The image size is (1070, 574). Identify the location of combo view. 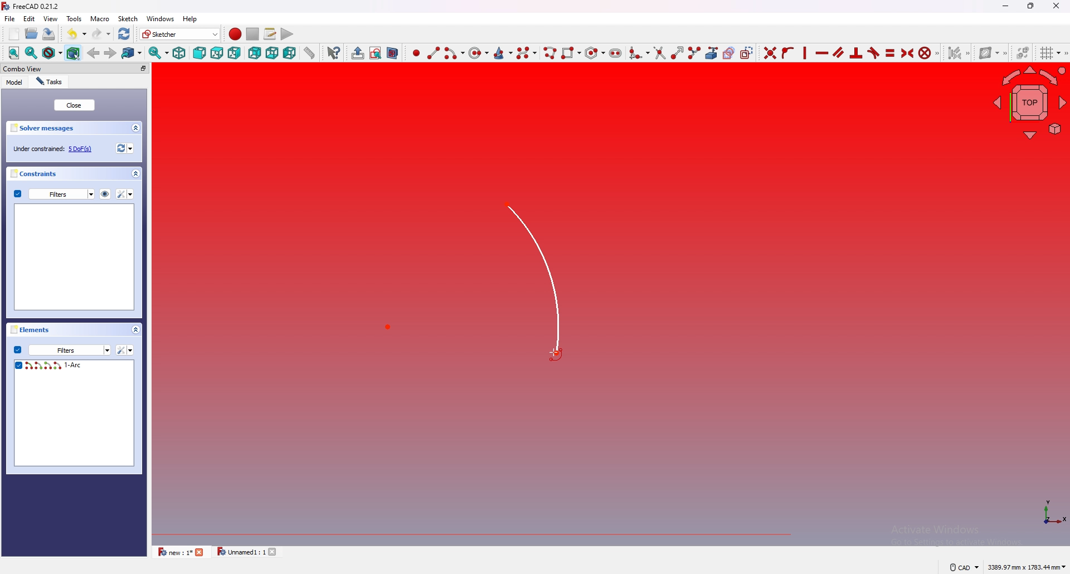
(48, 69).